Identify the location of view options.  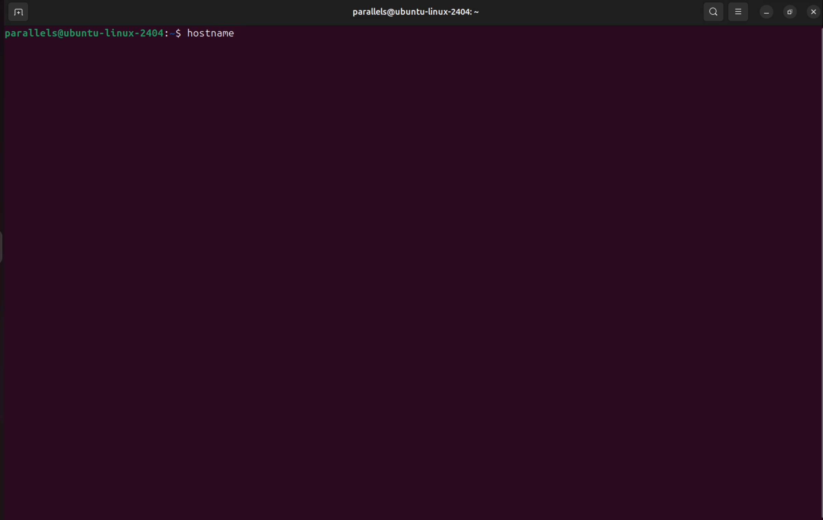
(739, 12).